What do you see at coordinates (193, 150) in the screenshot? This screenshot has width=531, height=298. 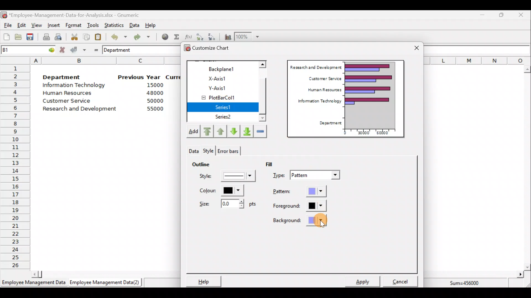 I see `Style` at bounding box center [193, 150].